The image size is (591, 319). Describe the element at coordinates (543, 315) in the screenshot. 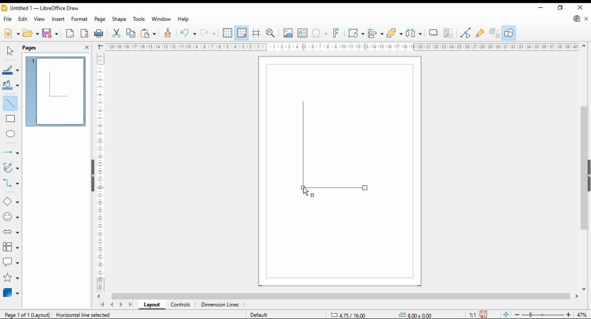

I see `zoom slider` at that location.